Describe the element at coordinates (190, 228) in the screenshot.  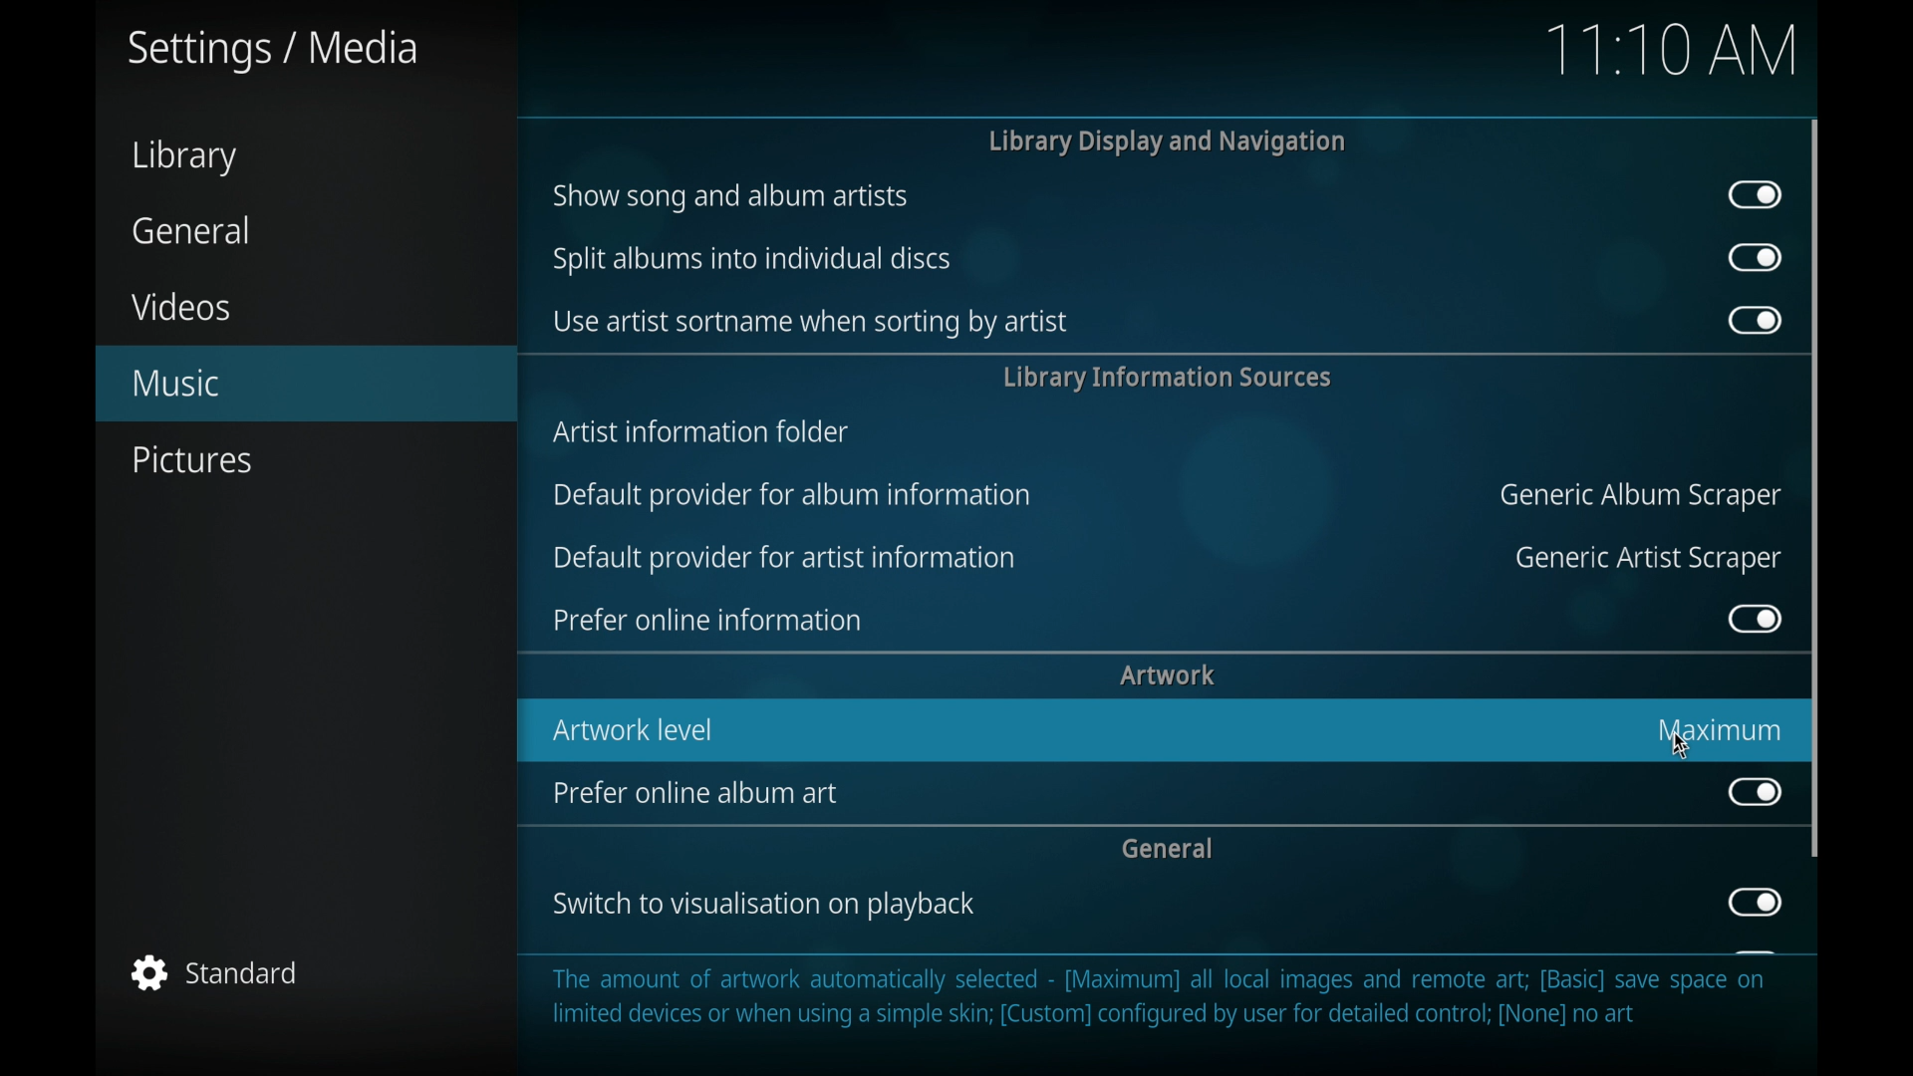
I see `general` at that location.